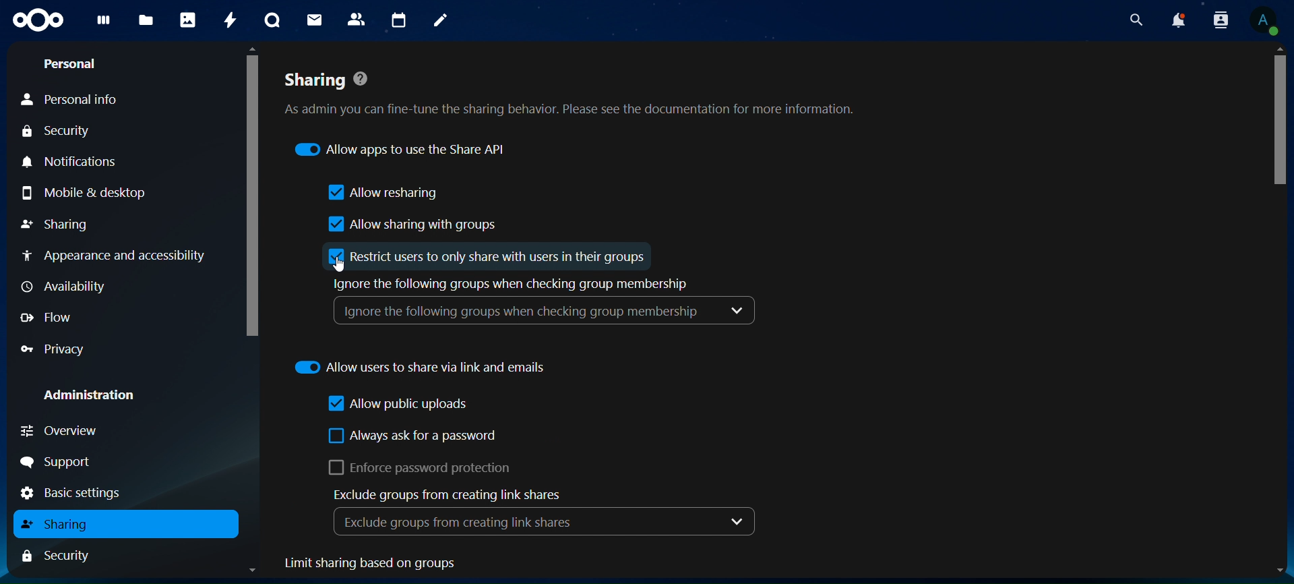  What do you see at coordinates (339, 264) in the screenshot?
I see `cursor` at bounding box center [339, 264].